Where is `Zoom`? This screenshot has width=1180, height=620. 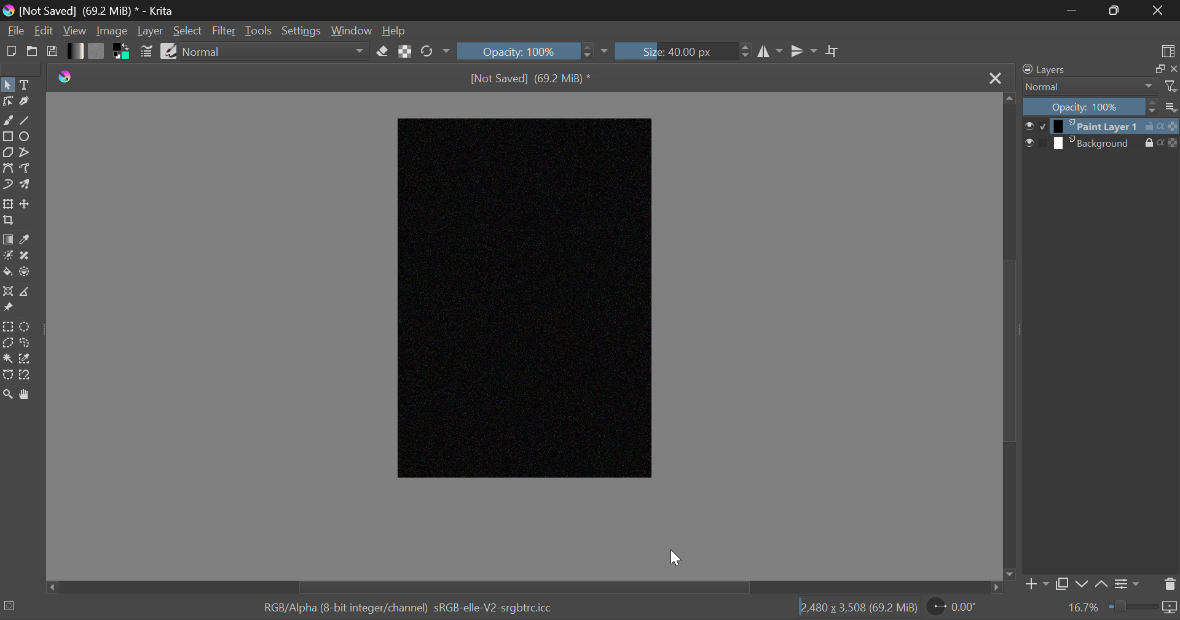
Zoom is located at coordinates (9, 394).